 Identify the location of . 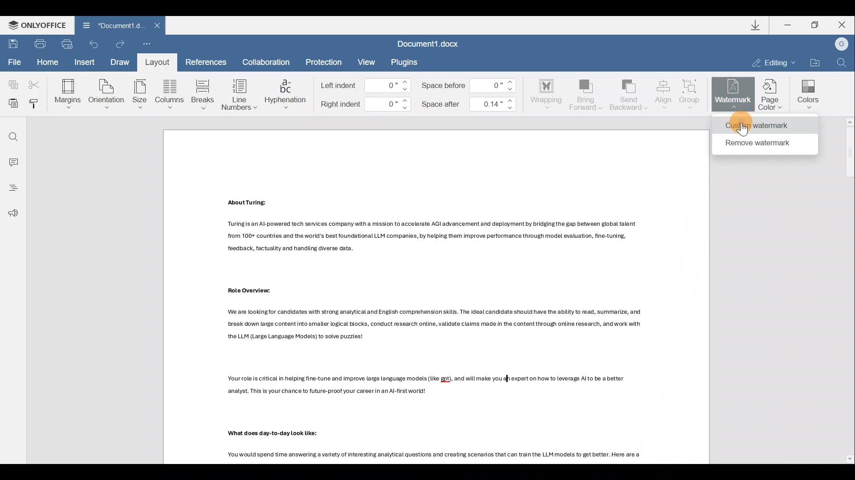
(278, 433).